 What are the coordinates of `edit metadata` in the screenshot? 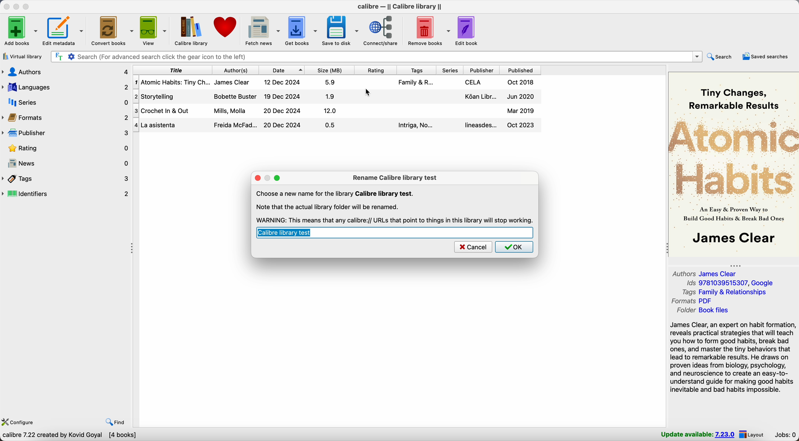 It's located at (64, 31).